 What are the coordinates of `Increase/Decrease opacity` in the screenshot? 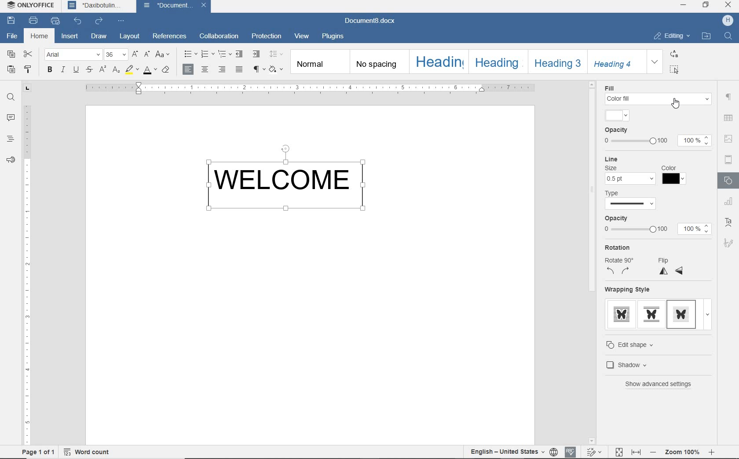 It's located at (708, 141).